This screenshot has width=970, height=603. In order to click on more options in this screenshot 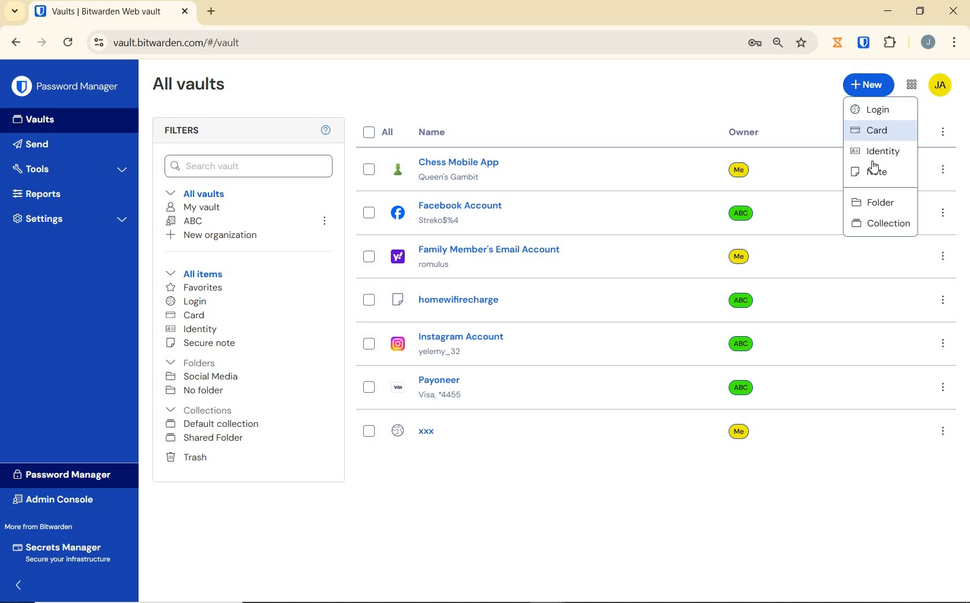, I will do `click(942, 300)`.